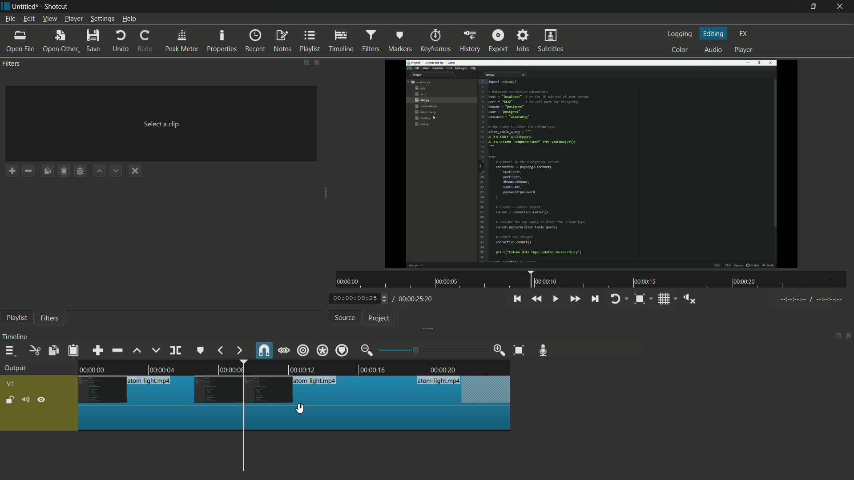 Image resolution: width=854 pixels, height=480 pixels. Describe the element at coordinates (263, 350) in the screenshot. I see `snap` at that location.